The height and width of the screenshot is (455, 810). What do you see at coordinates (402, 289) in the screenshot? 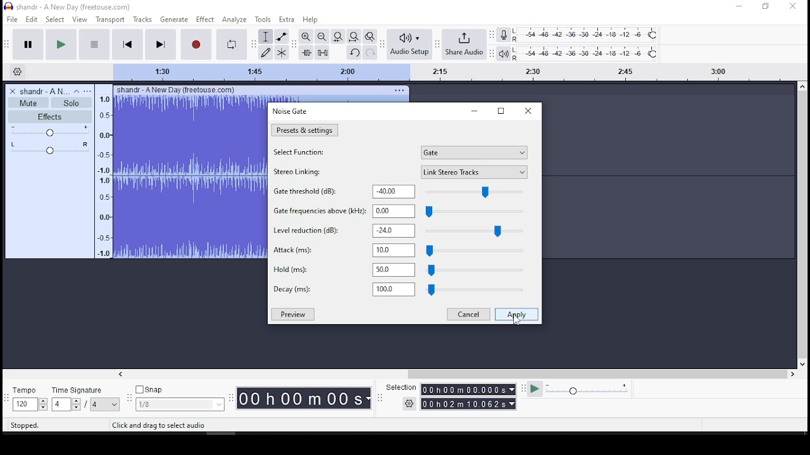
I see `decay` at bounding box center [402, 289].